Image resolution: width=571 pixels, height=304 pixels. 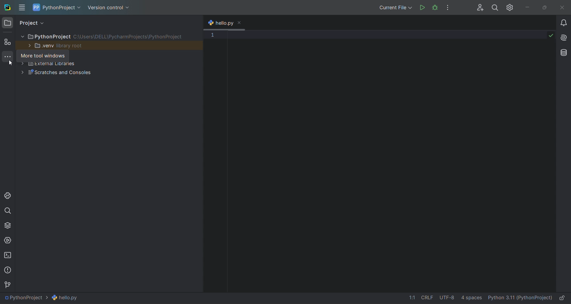 I want to click on options, so click(x=448, y=7).